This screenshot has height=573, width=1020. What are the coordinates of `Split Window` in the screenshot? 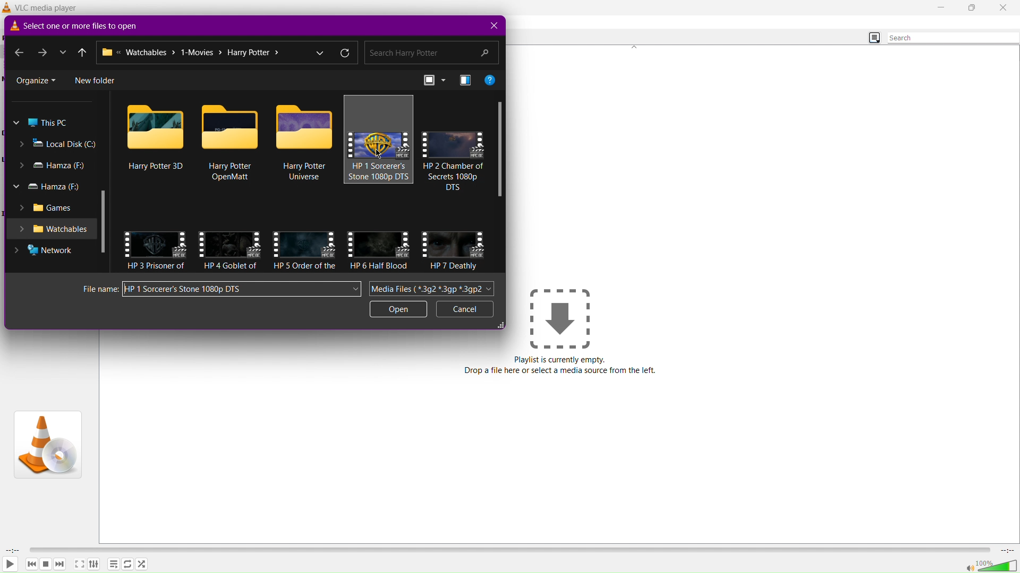 It's located at (465, 80).